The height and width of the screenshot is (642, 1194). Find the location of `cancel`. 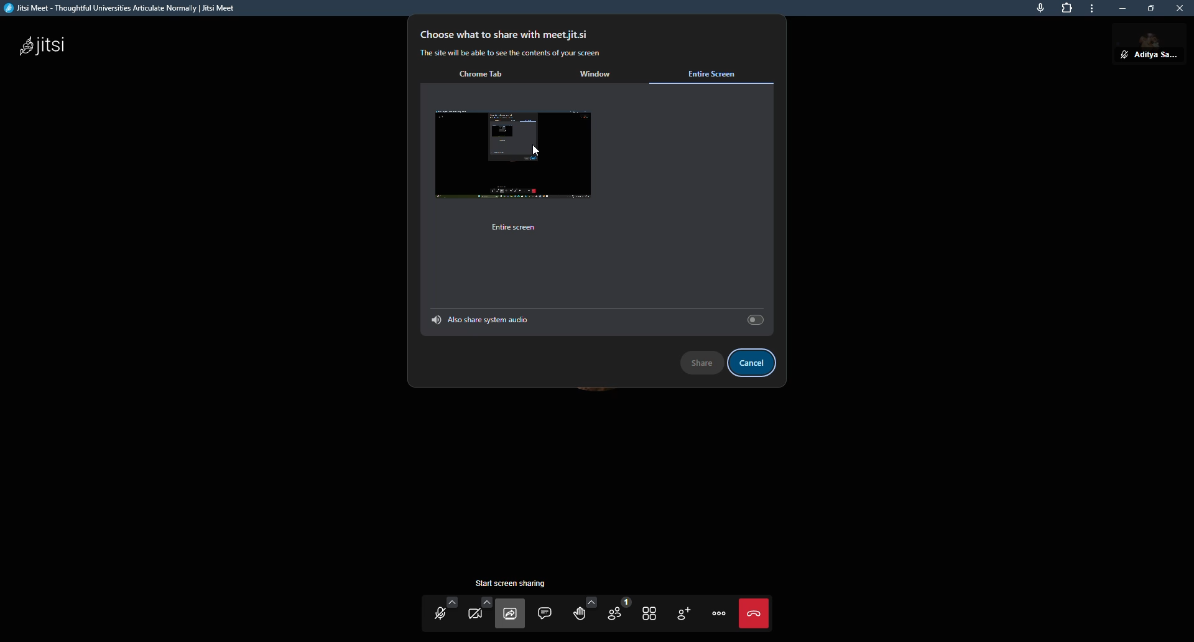

cancel is located at coordinates (756, 363).